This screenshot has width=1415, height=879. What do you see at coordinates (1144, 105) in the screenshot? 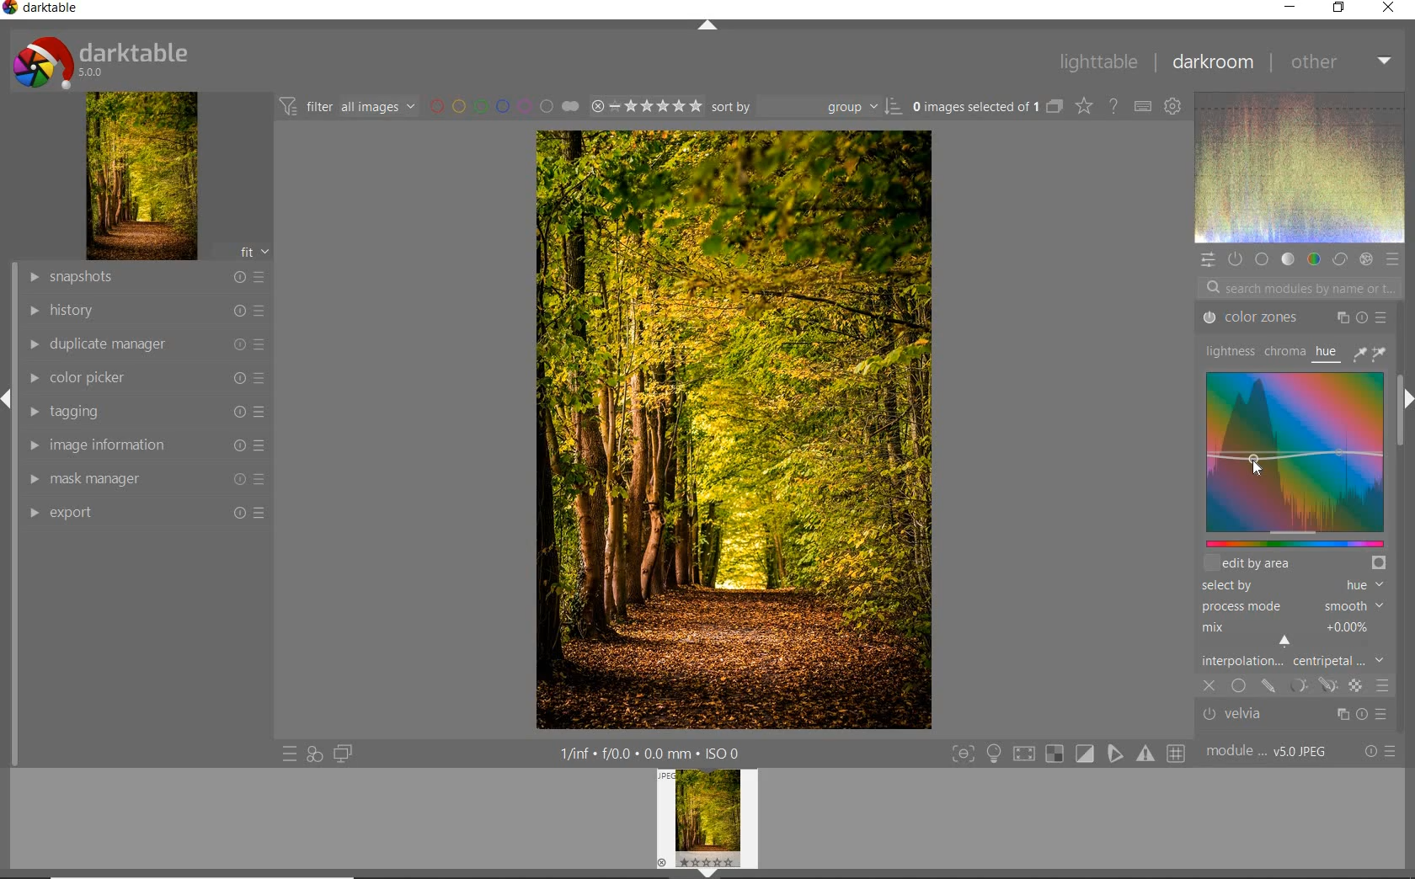
I see `DEFINE KEYBOARD SHOTCUT` at bounding box center [1144, 105].